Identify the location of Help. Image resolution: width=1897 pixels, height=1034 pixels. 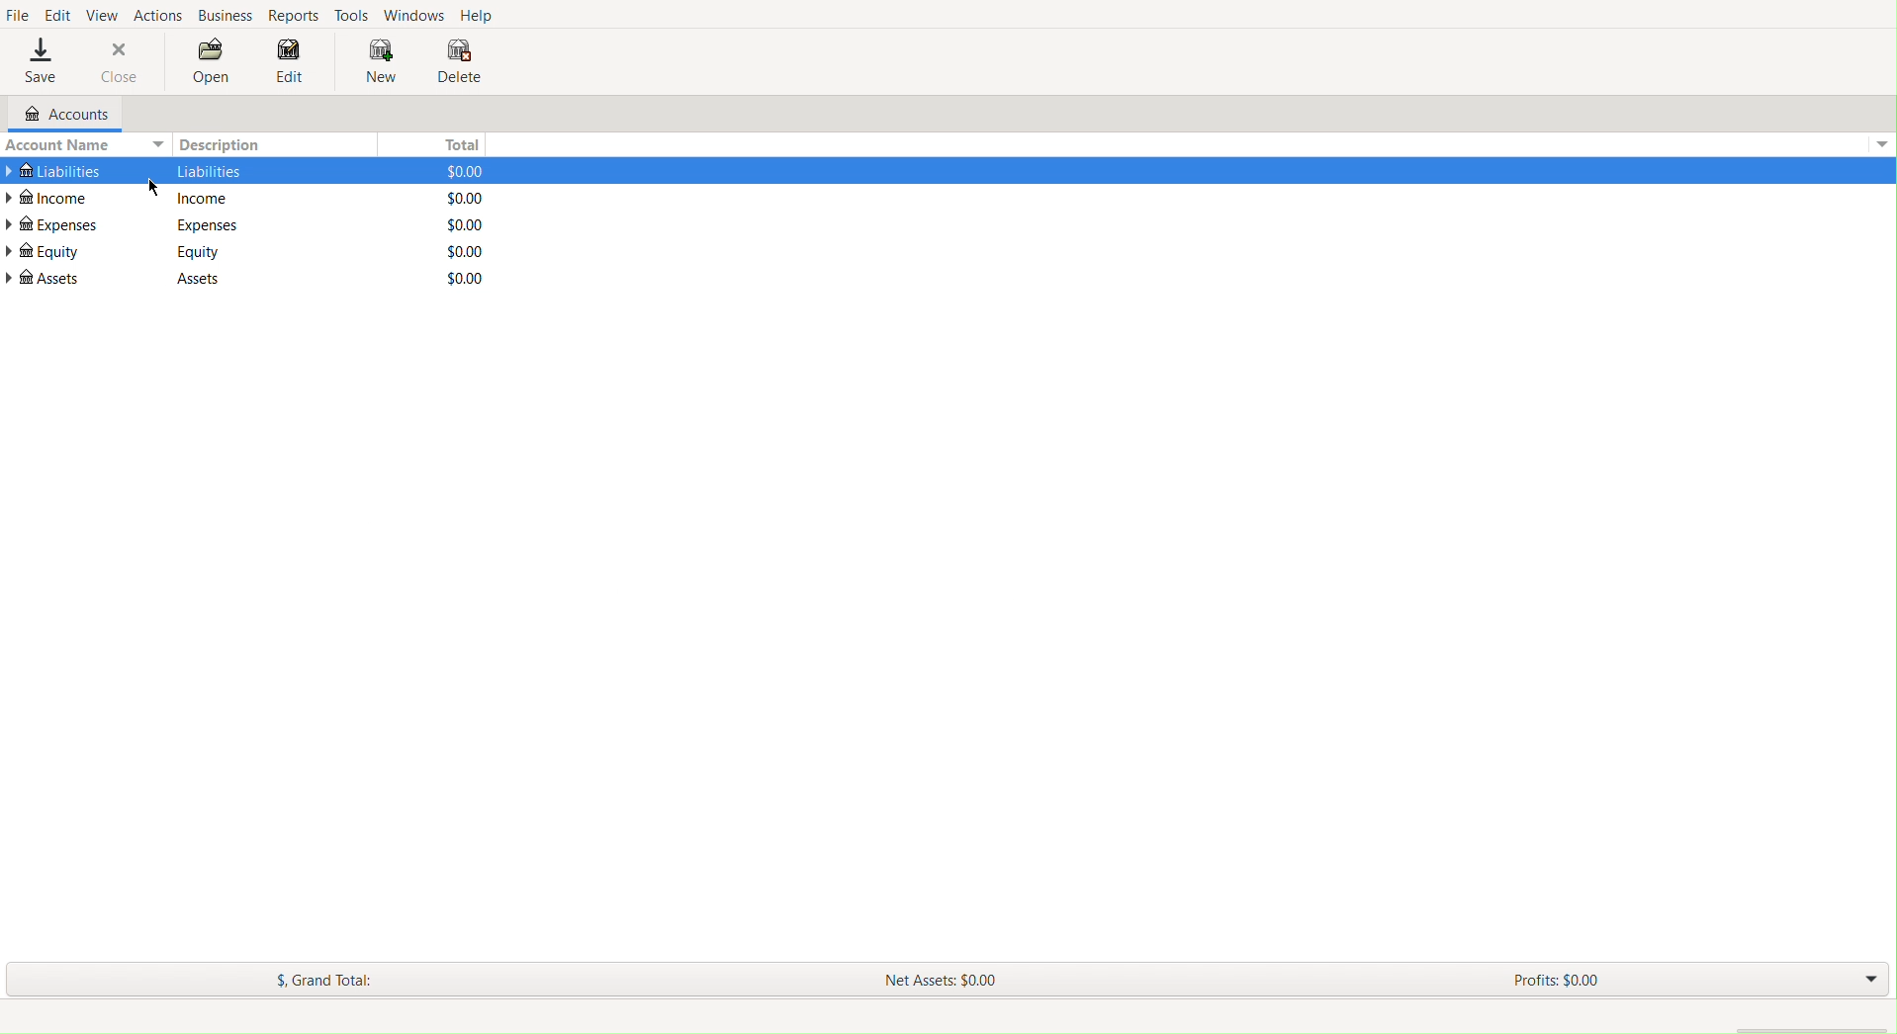
(480, 16).